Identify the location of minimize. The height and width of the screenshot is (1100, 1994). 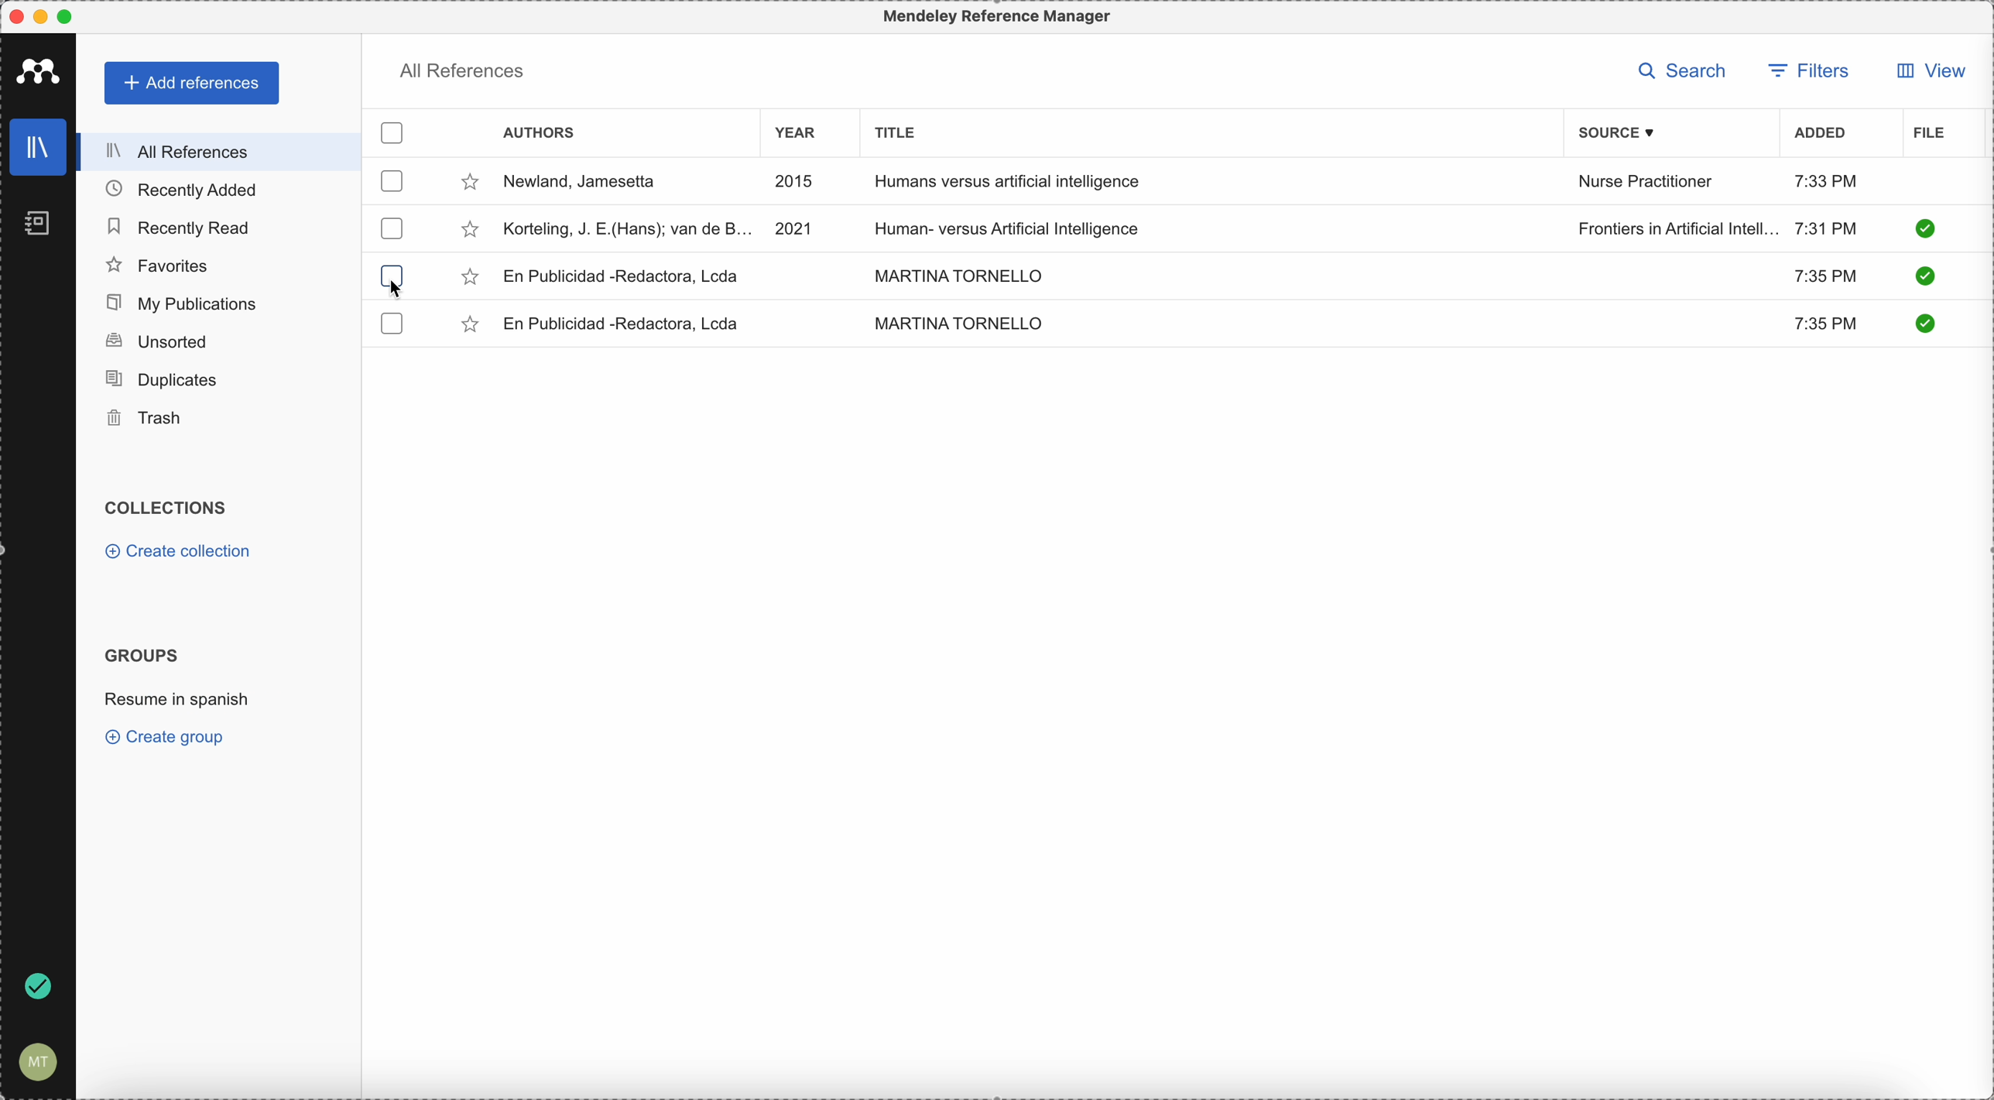
(44, 18).